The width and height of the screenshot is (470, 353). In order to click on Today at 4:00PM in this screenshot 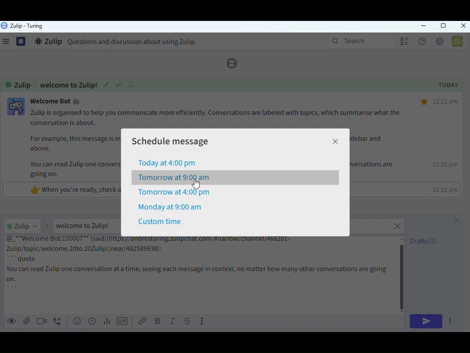, I will do `click(168, 163)`.